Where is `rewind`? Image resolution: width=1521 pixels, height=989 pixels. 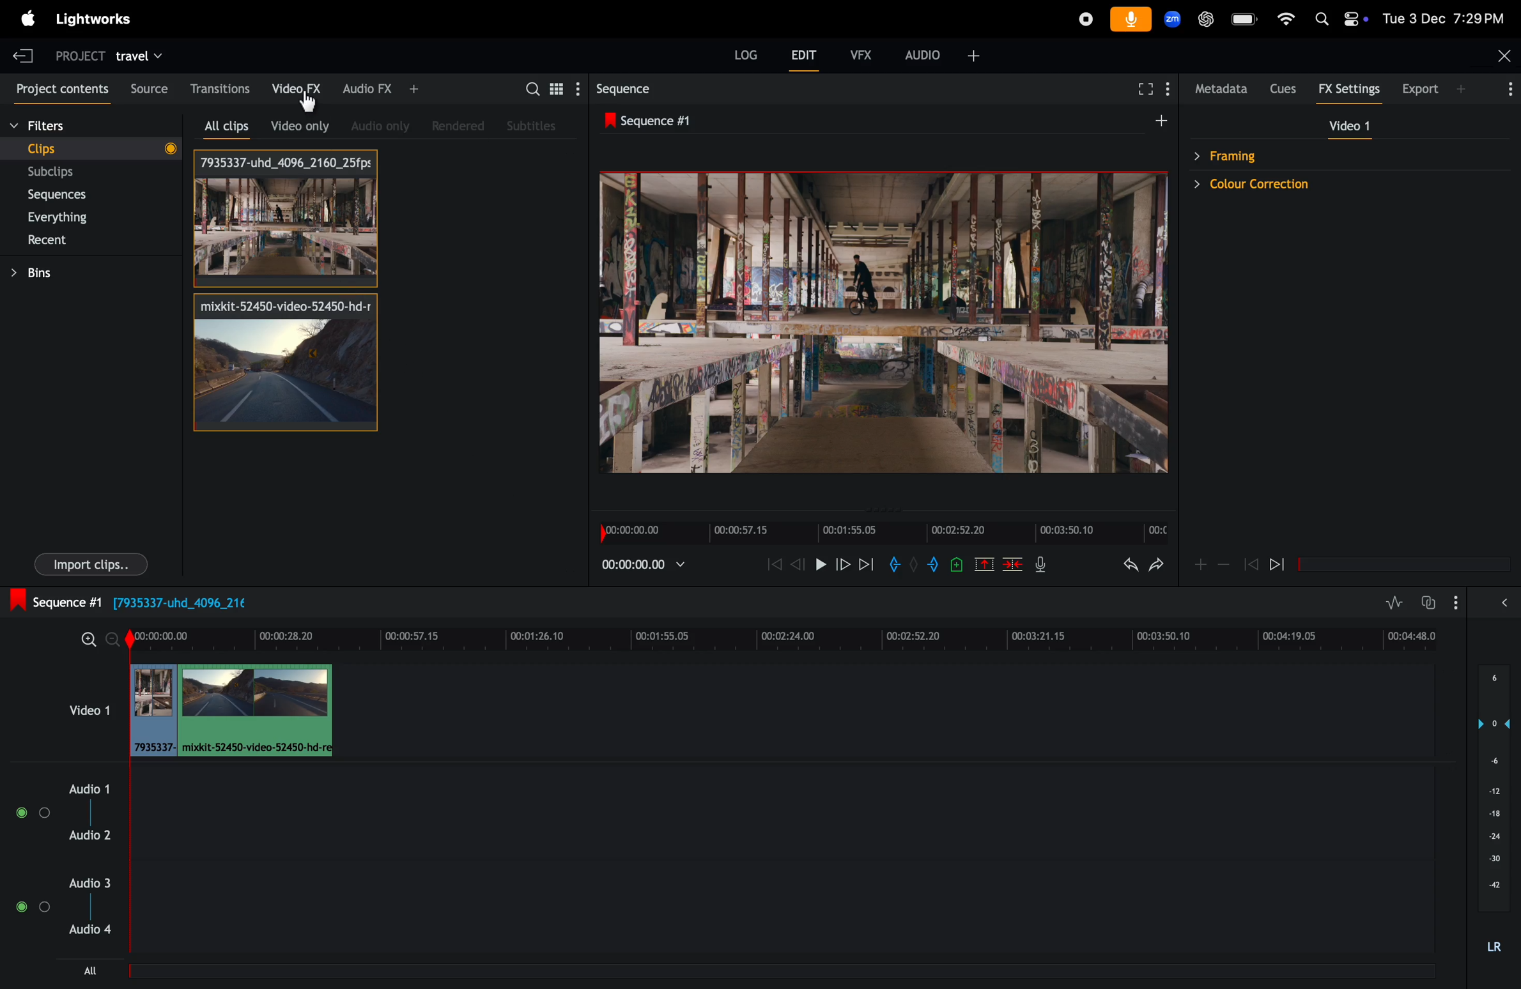 rewind is located at coordinates (771, 566).